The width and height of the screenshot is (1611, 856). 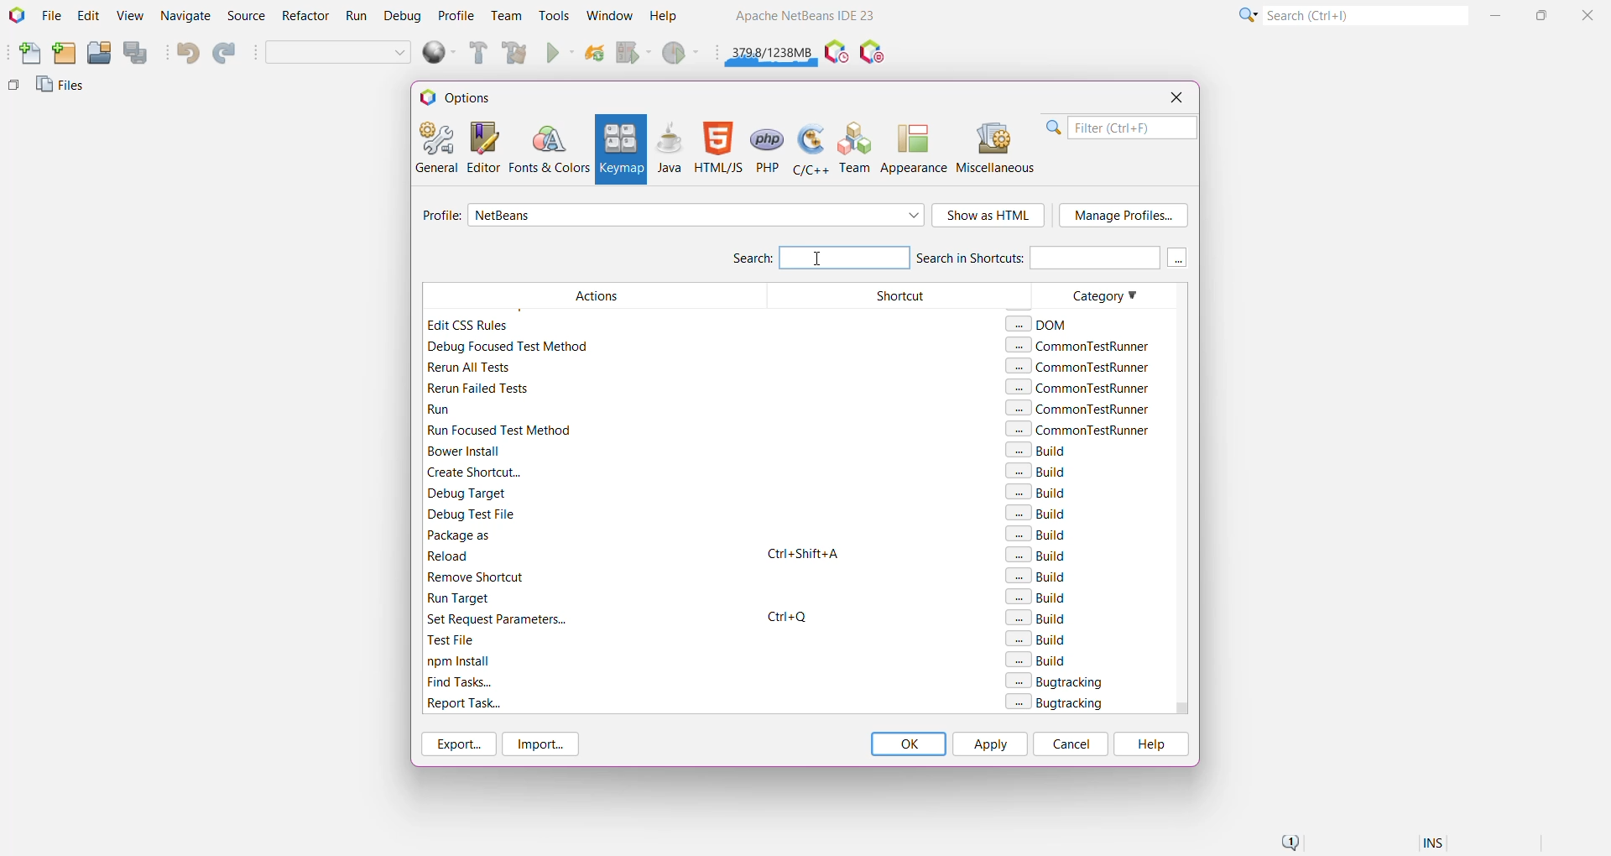 What do you see at coordinates (480, 147) in the screenshot?
I see `Editor` at bounding box center [480, 147].